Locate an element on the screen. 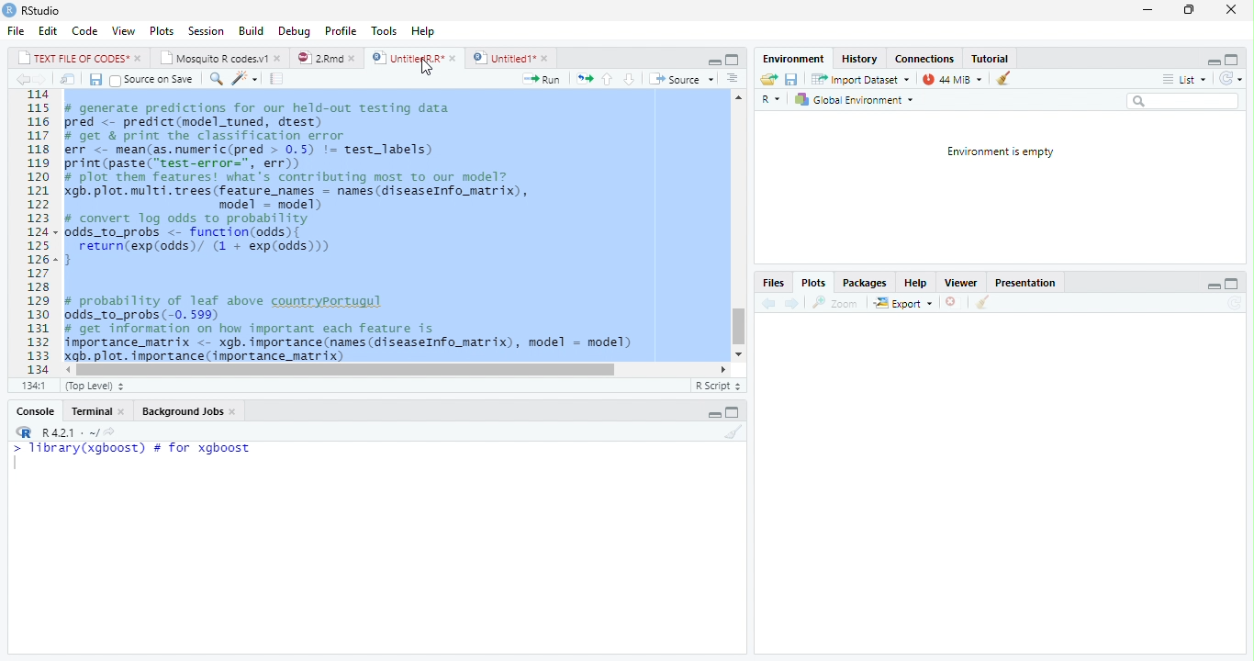 This screenshot has height=661, width=1254. History is located at coordinates (861, 59).